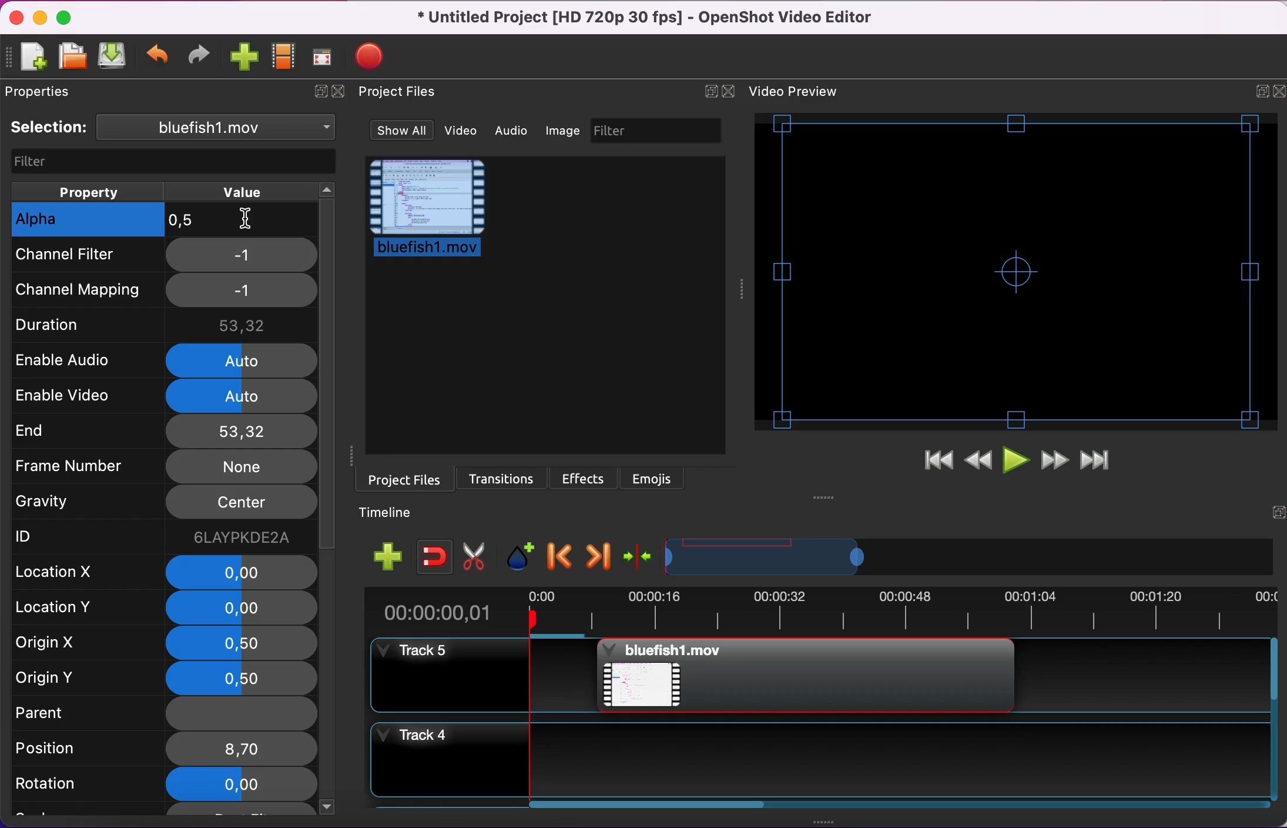 The height and width of the screenshot is (828, 1287). What do you see at coordinates (818, 759) in the screenshot?
I see `track 4` at bounding box center [818, 759].